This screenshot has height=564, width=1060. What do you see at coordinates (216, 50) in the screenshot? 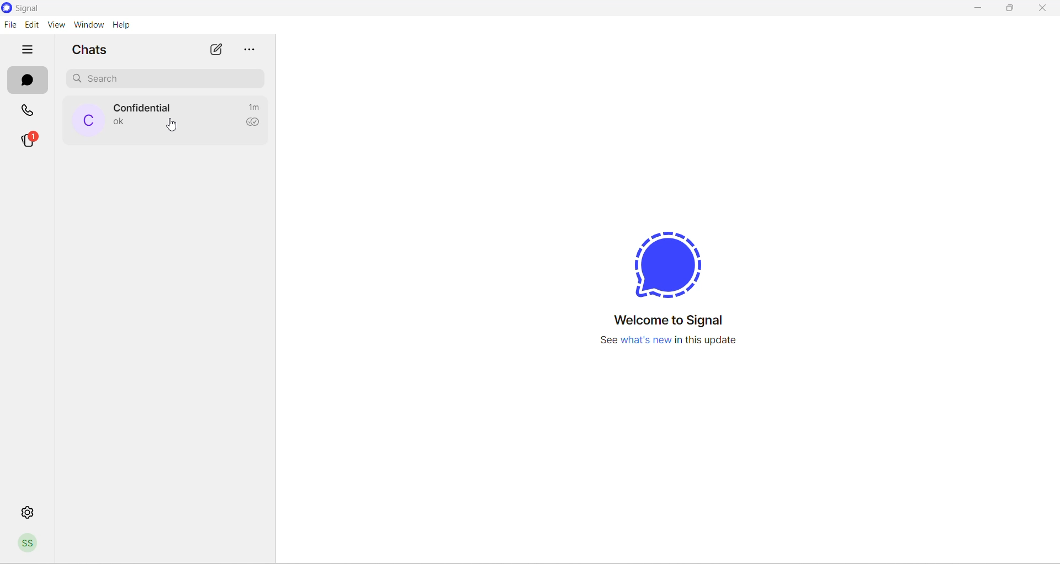
I see `new chat` at bounding box center [216, 50].